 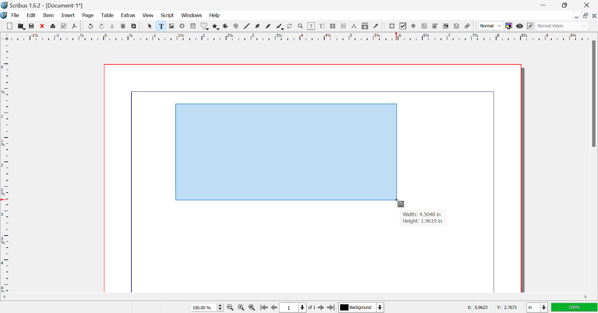 I want to click on Shapes, so click(x=206, y=27).